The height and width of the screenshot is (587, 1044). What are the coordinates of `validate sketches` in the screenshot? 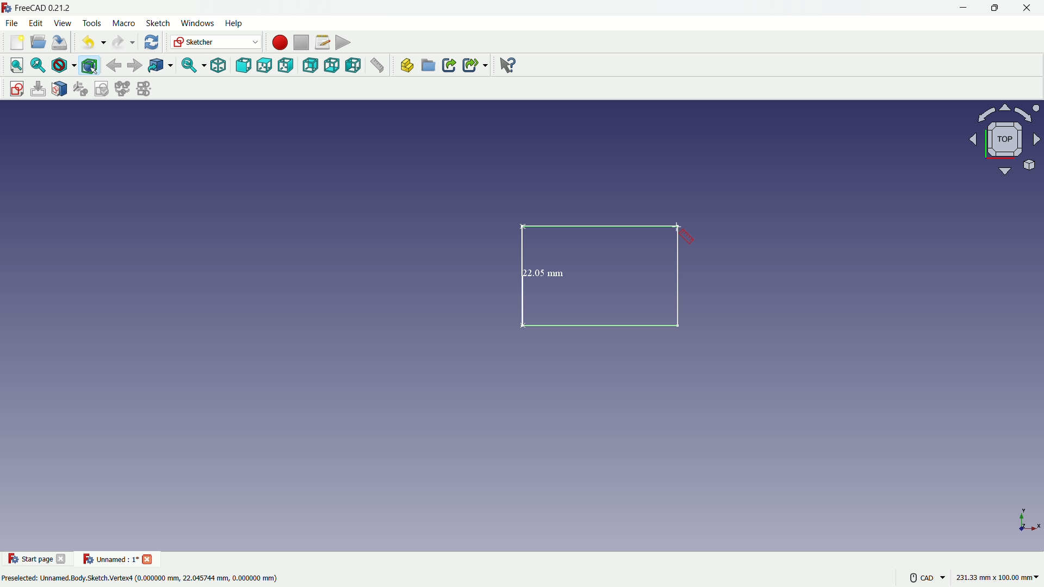 It's located at (102, 89).